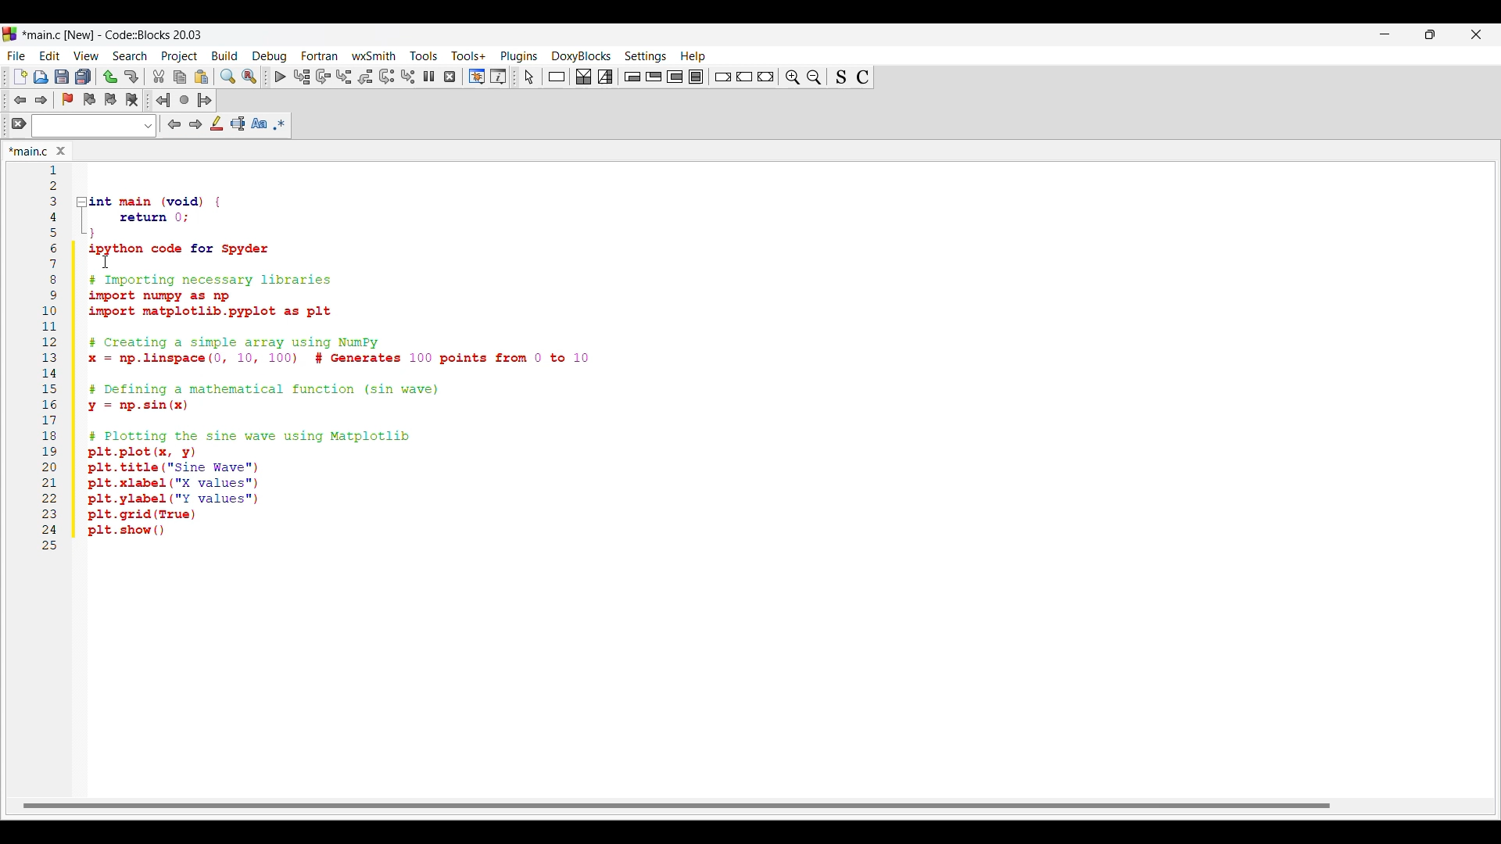 This screenshot has width=1501, height=844. What do you see at coordinates (407, 77) in the screenshot?
I see `Step into instruction` at bounding box center [407, 77].